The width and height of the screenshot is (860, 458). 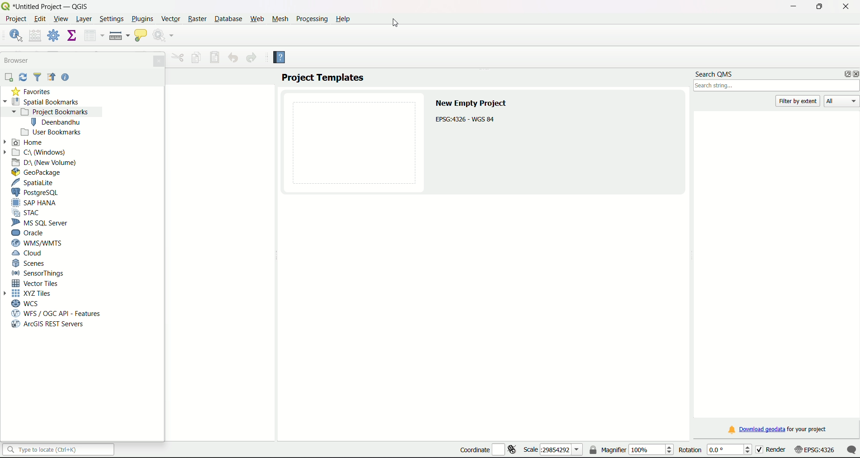 What do you see at coordinates (38, 78) in the screenshot?
I see `Filter` at bounding box center [38, 78].